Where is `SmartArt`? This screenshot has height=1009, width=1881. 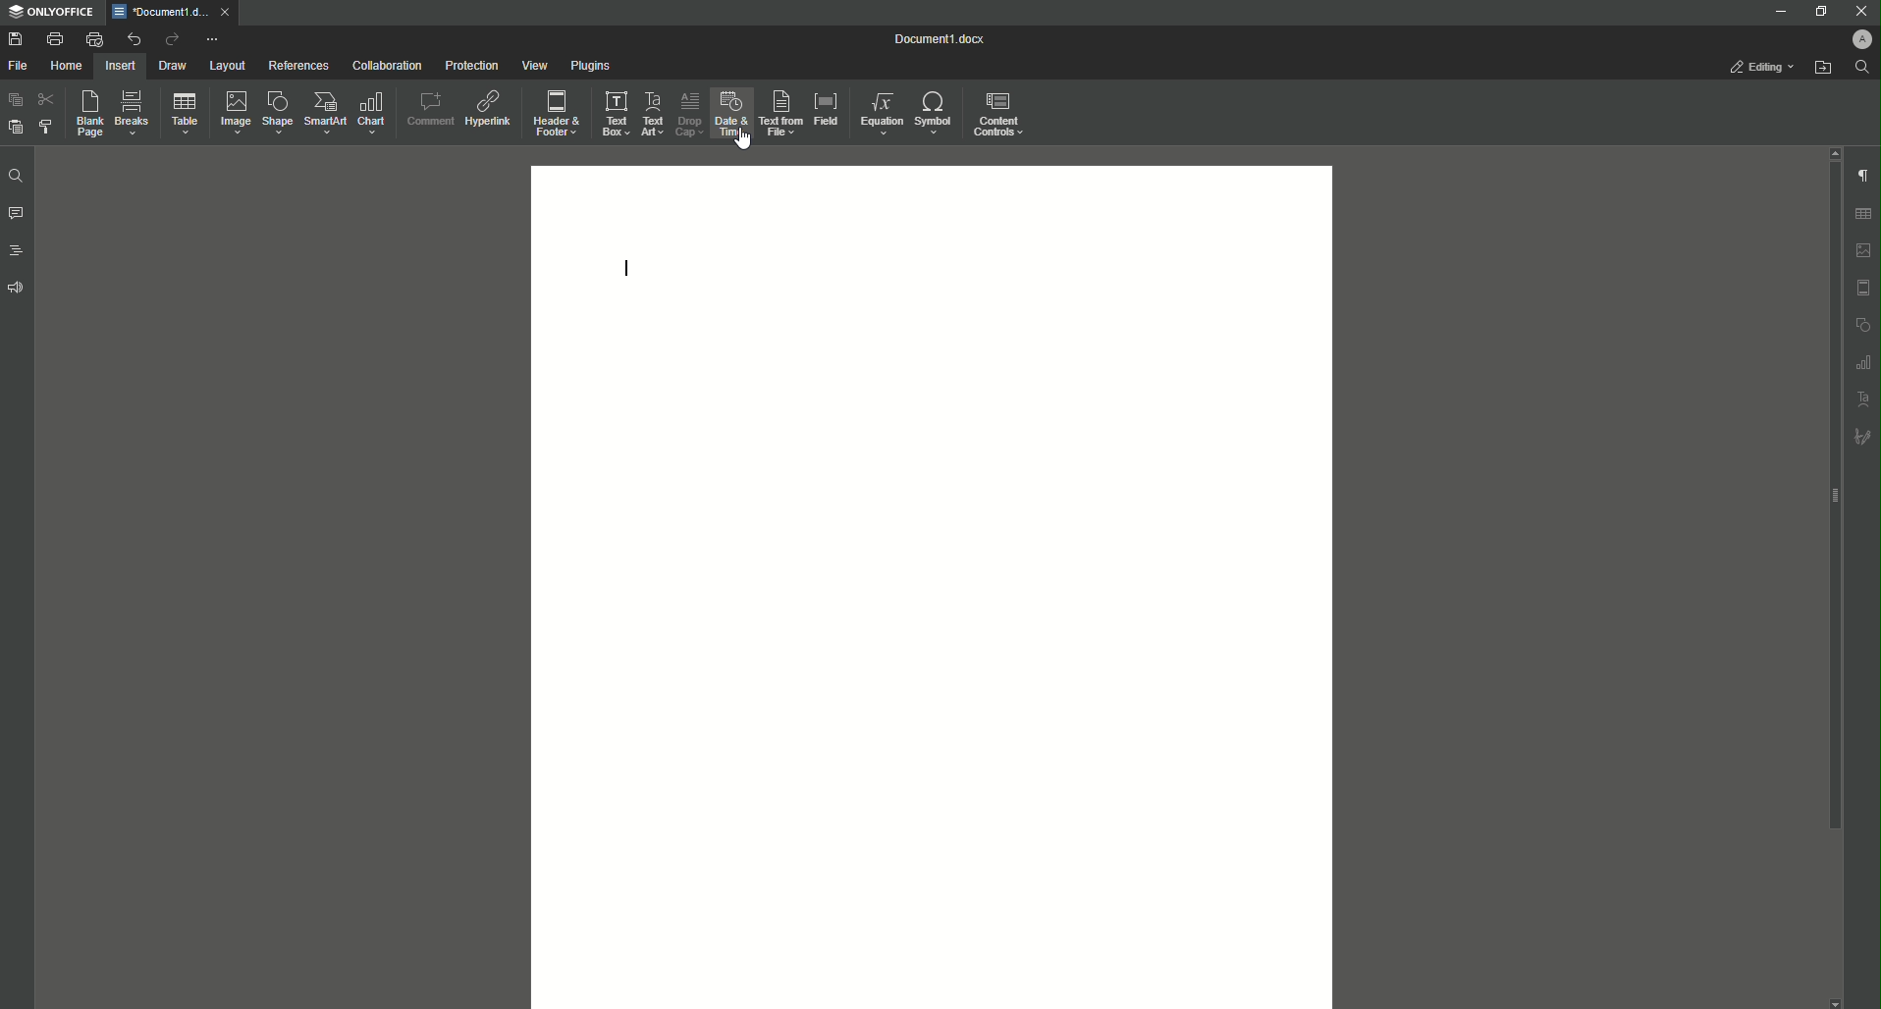 SmartArt is located at coordinates (322, 114).